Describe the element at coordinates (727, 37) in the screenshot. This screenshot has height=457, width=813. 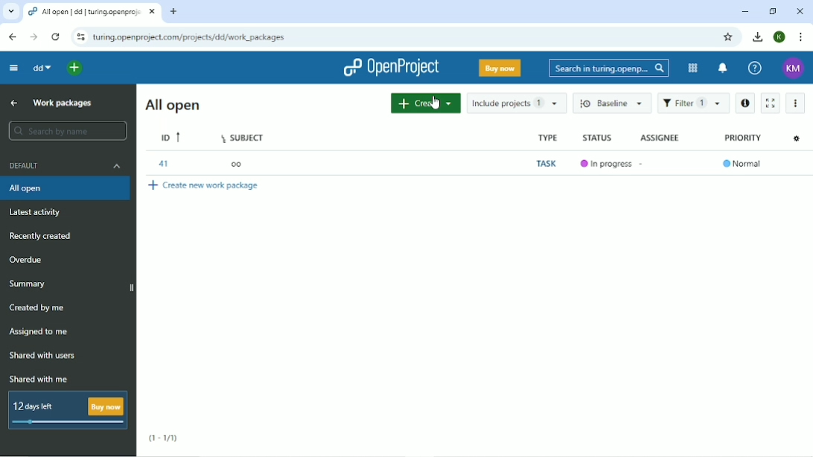
I see `Bookmark this tab` at that location.